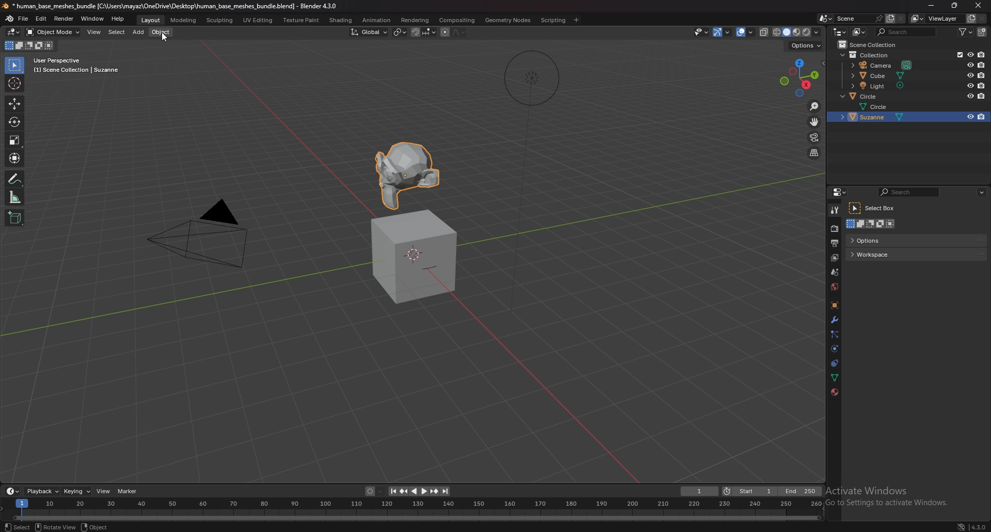  I want to click on tool, so click(835, 211).